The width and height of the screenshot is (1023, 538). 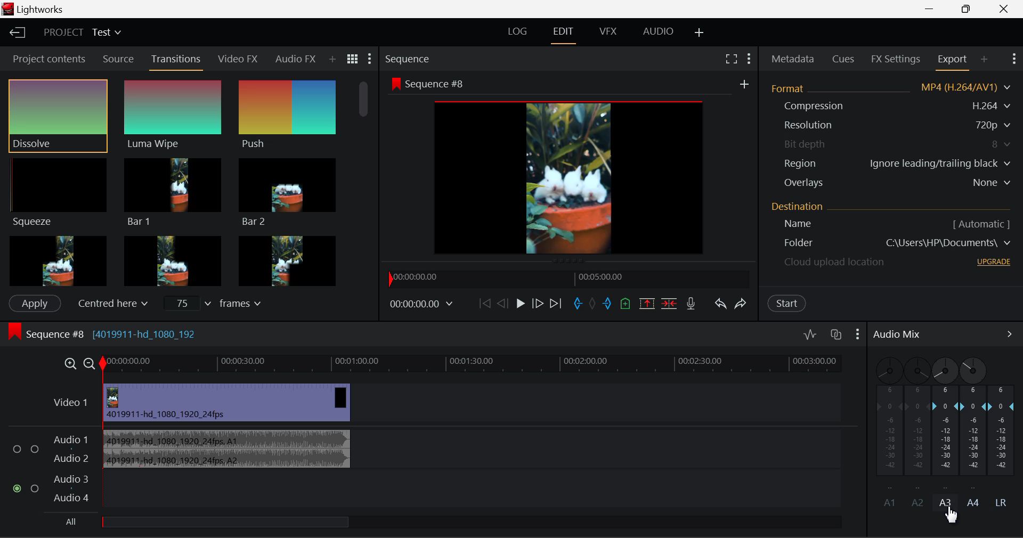 I want to click on Timeline Zoom Out, so click(x=88, y=364).